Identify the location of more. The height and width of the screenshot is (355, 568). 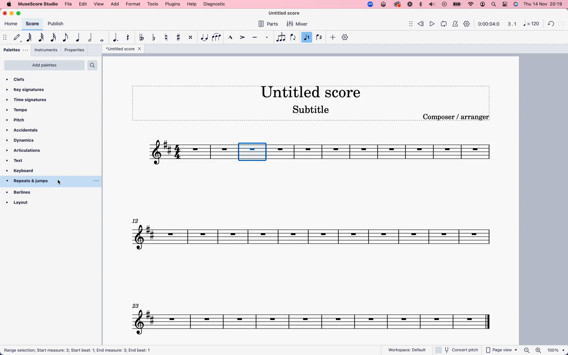
(333, 38).